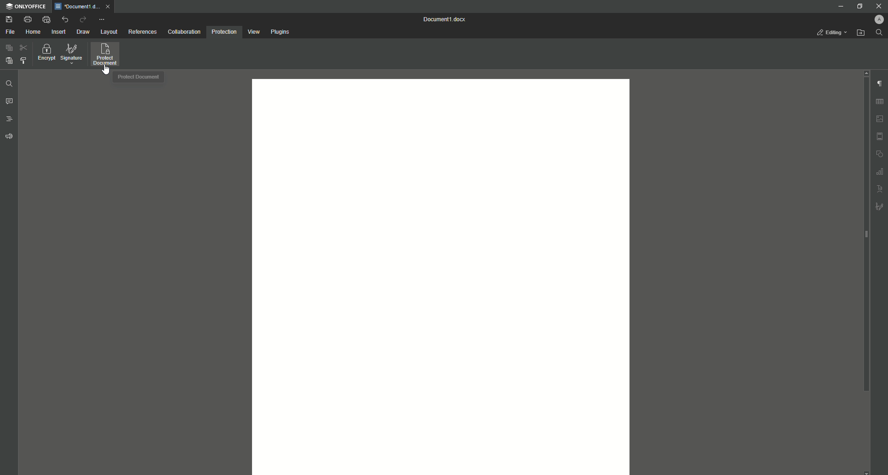  Describe the element at coordinates (880, 32) in the screenshot. I see `Find` at that location.